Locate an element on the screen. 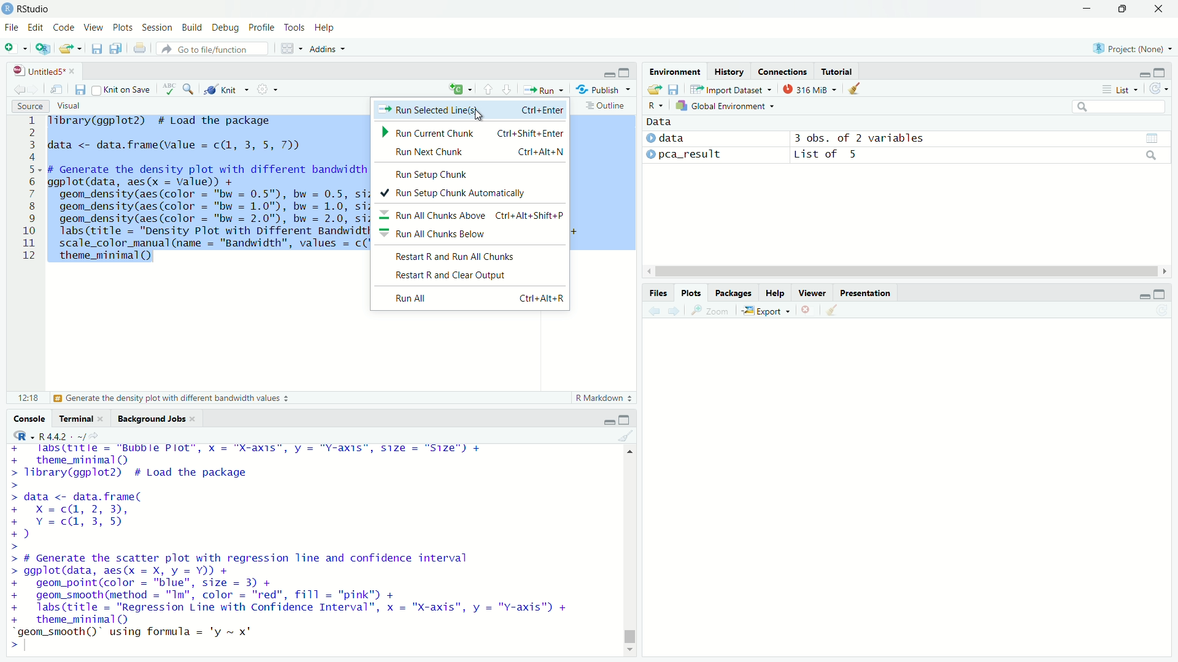 The image size is (1178, 662). Open recent files is located at coordinates (79, 48).